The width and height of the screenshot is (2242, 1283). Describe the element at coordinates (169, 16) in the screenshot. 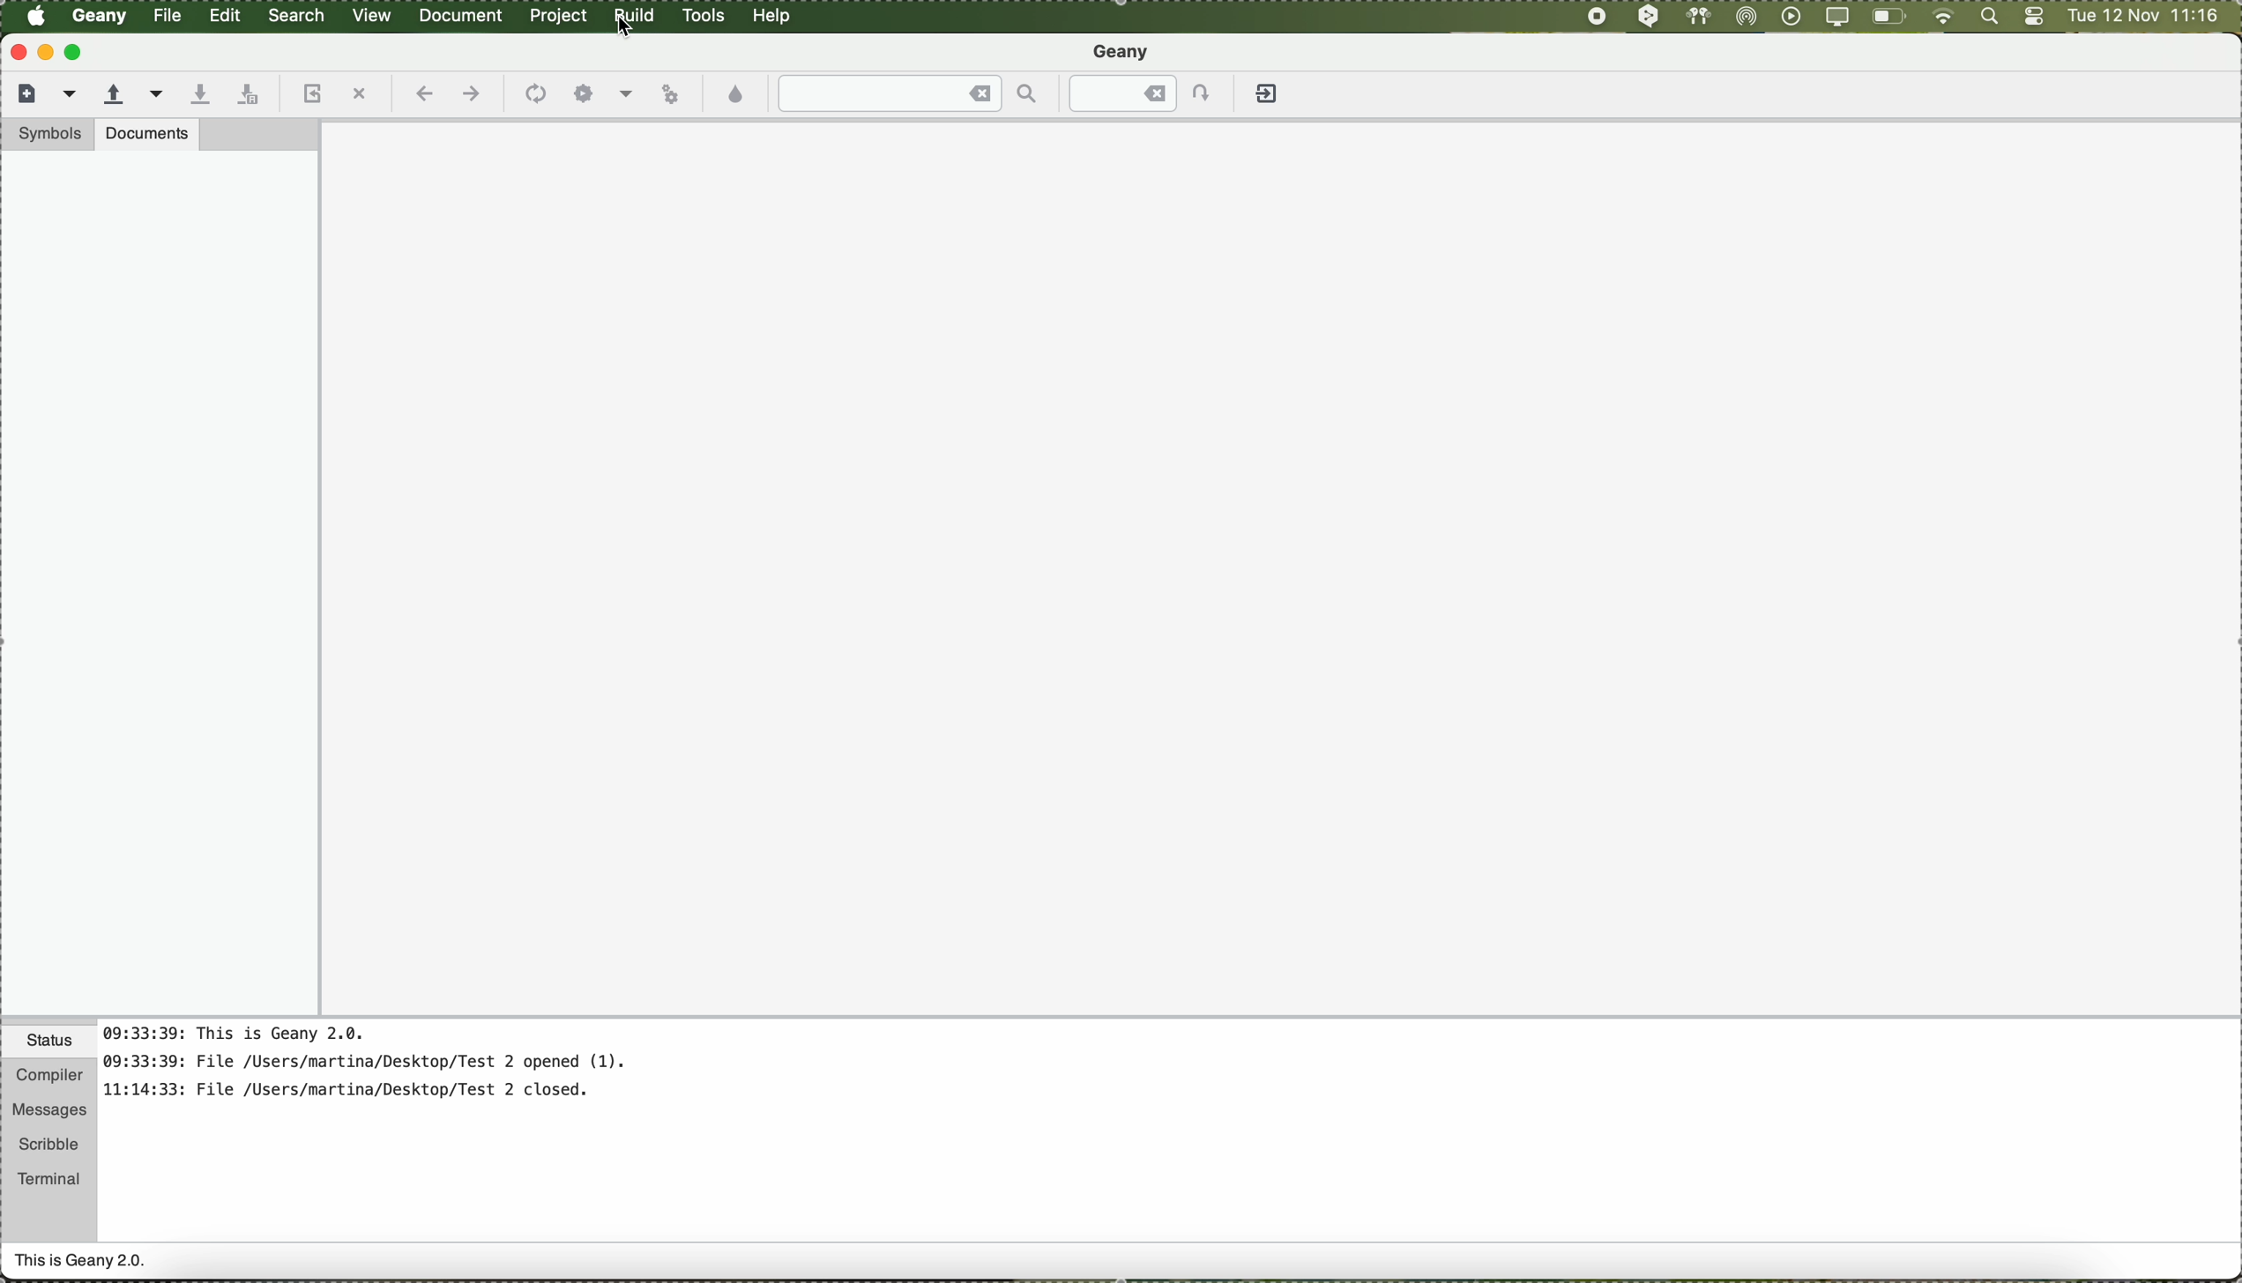

I see `file` at that location.